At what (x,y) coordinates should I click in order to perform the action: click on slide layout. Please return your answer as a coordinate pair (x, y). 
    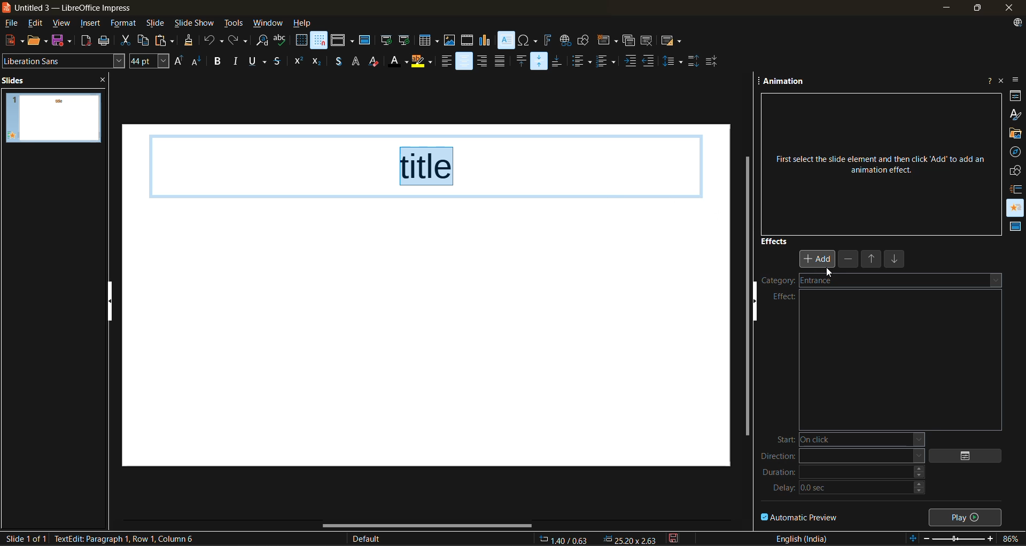
    Looking at the image, I should click on (672, 43).